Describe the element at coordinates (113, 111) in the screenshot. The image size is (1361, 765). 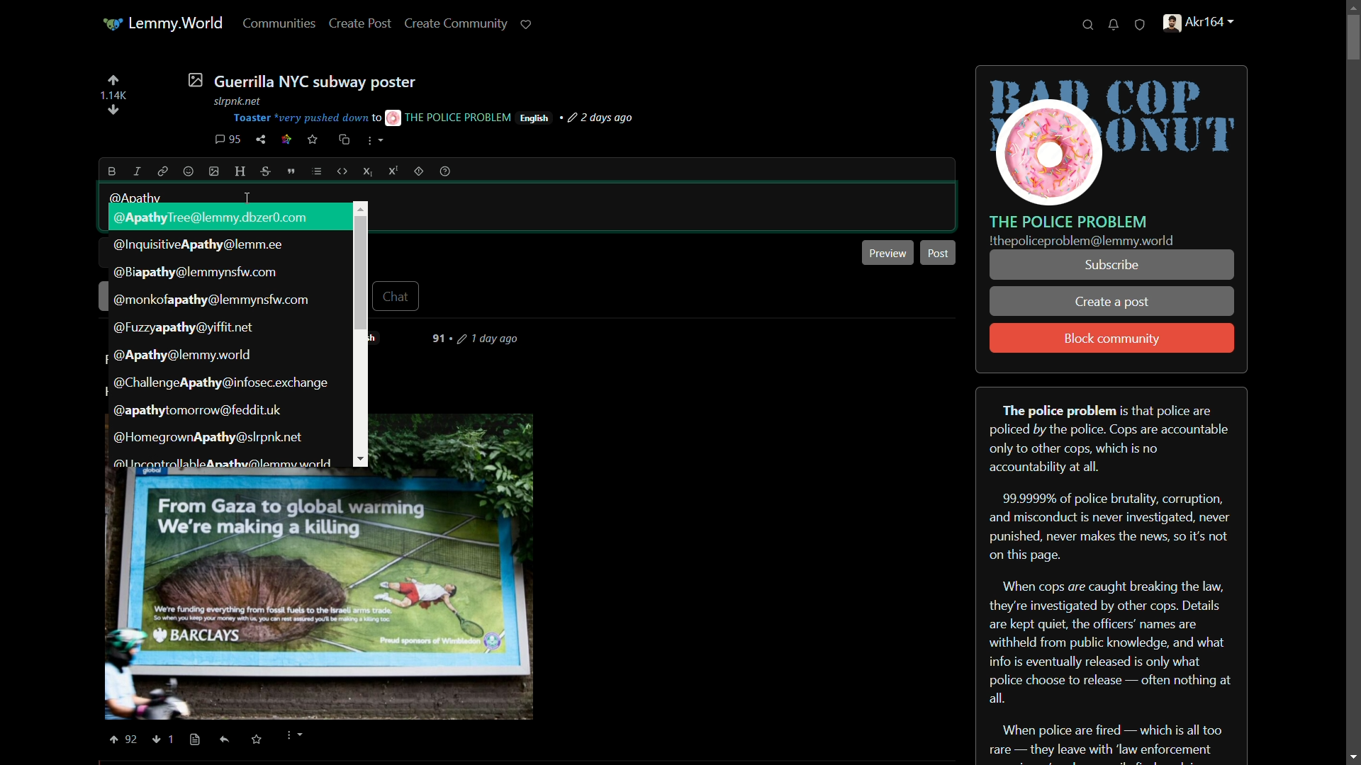
I see `diwnvote` at that location.